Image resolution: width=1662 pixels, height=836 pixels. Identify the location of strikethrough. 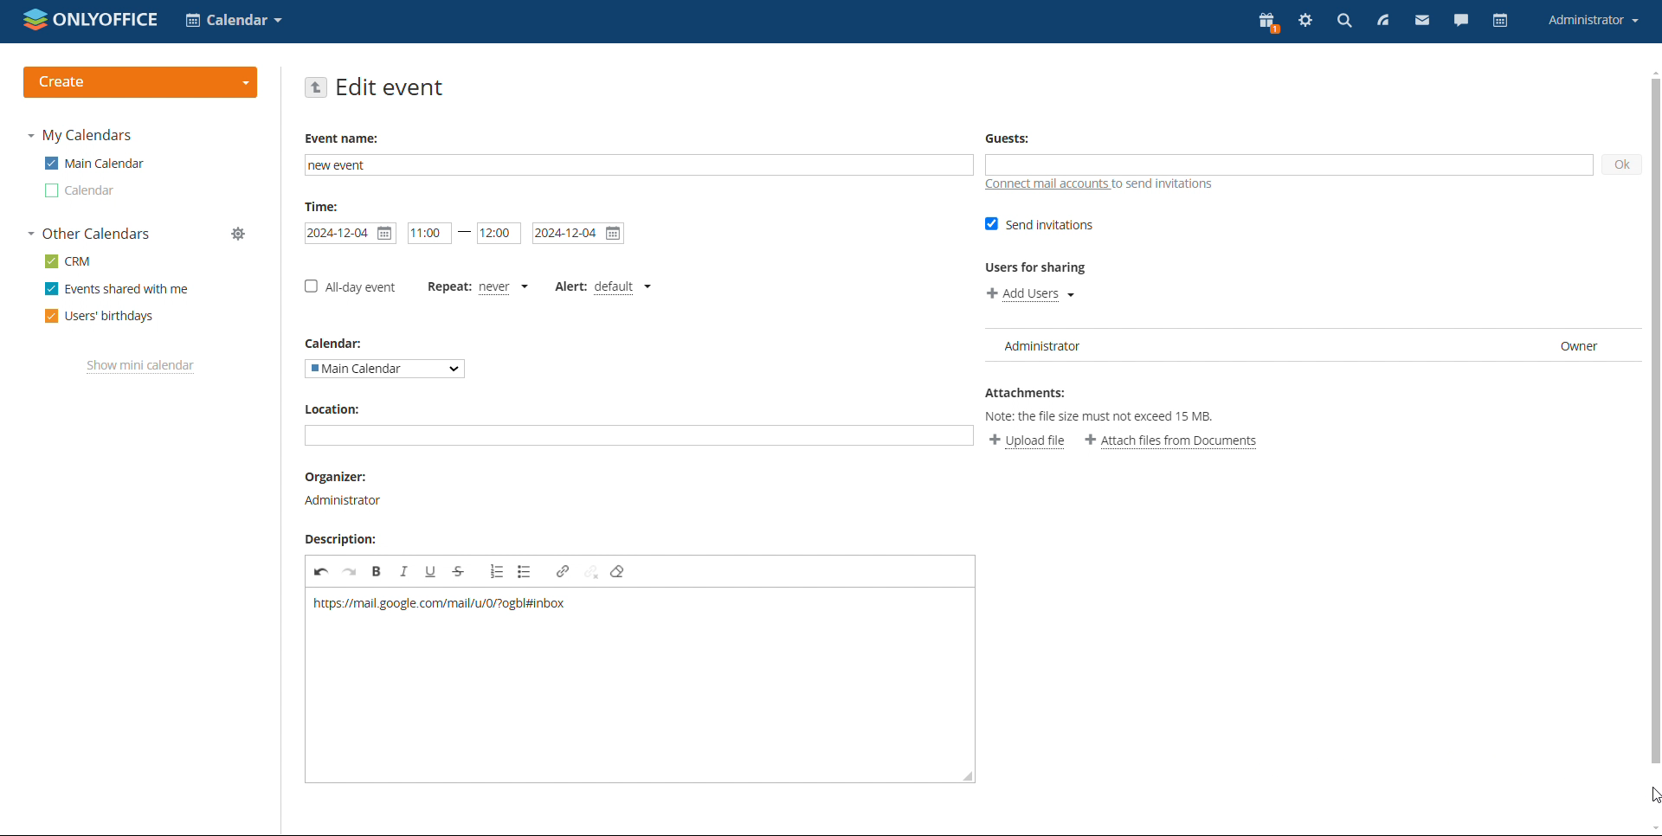
(459, 570).